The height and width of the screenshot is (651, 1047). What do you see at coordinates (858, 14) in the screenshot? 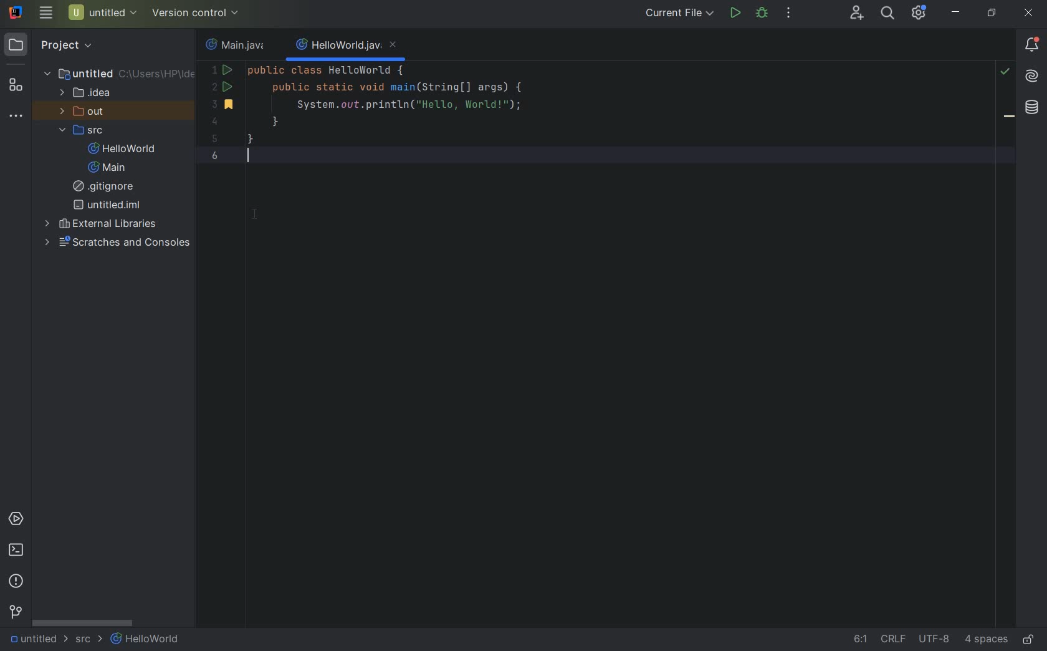
I see `code with me` at bounding box center [858, 14].